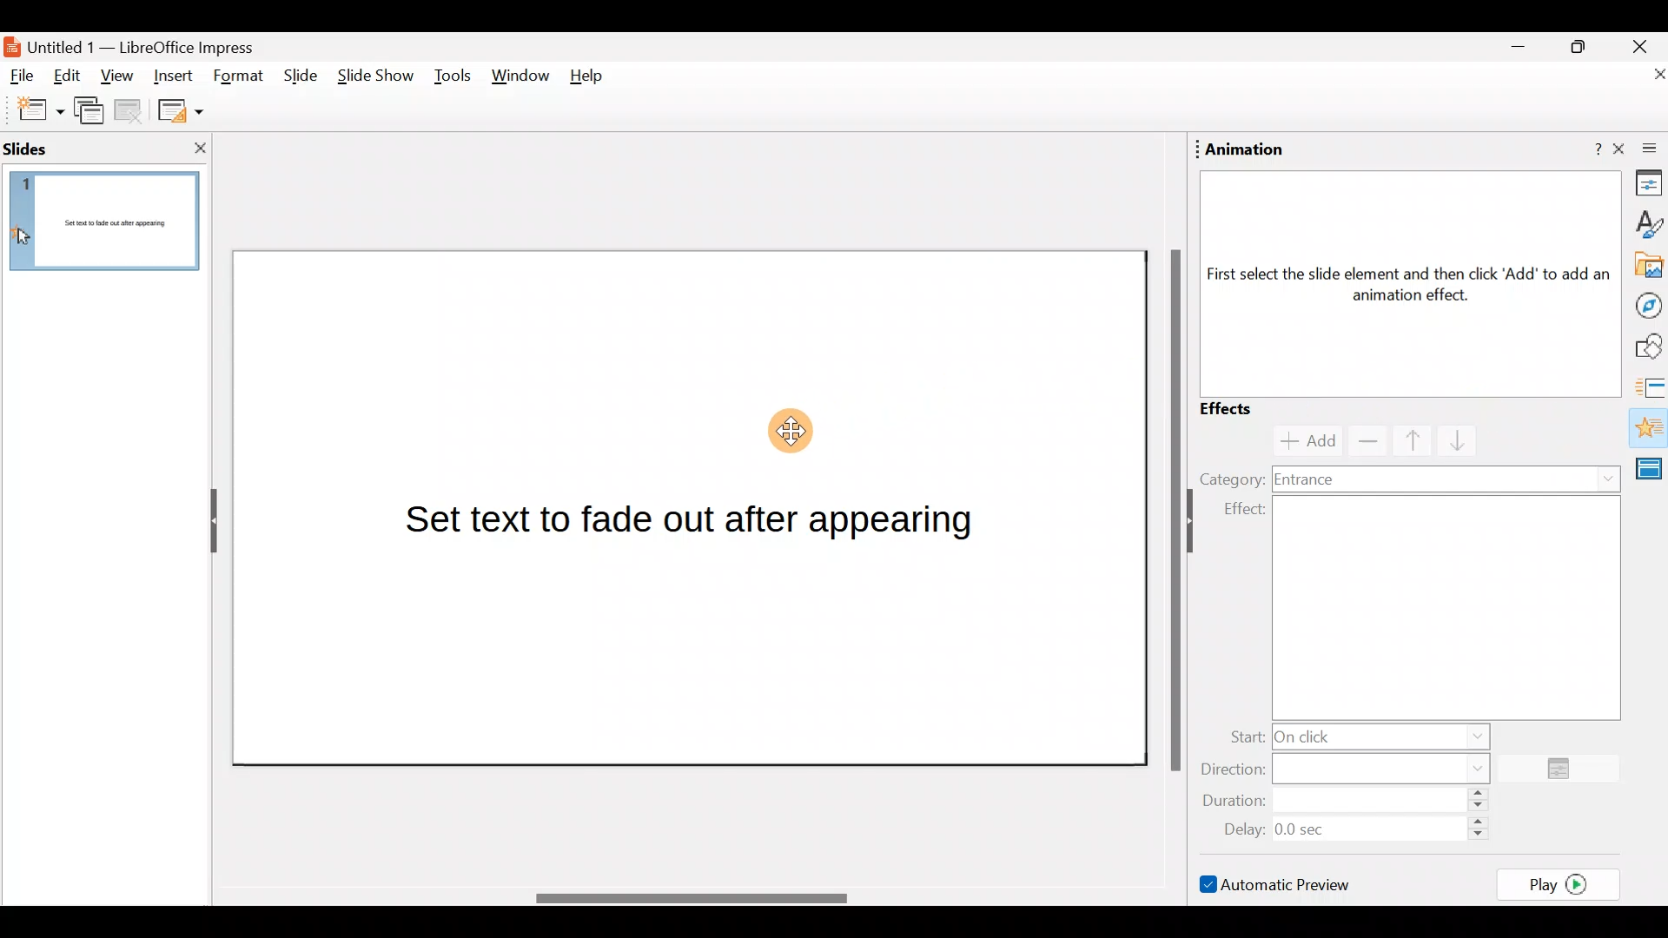  Describe the element at coordinates (56, 148) in the screenshot. I see `Slides` at that location.